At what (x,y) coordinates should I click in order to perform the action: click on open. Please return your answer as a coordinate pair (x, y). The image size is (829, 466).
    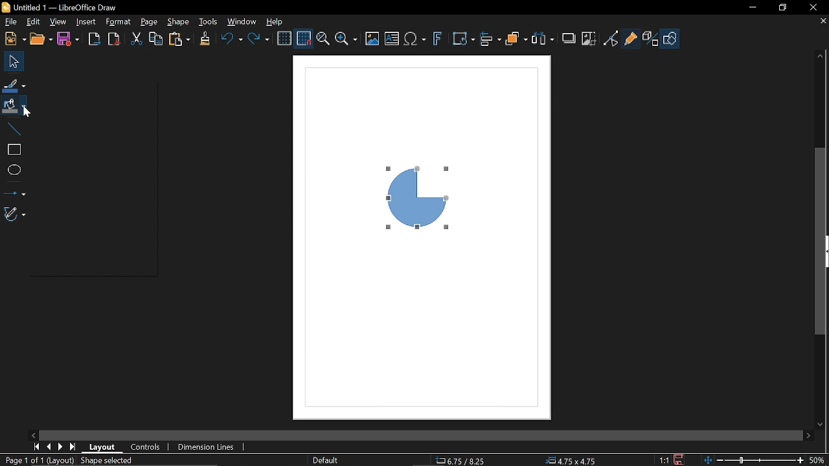
    Looking at the image, I should click on (41, 39).